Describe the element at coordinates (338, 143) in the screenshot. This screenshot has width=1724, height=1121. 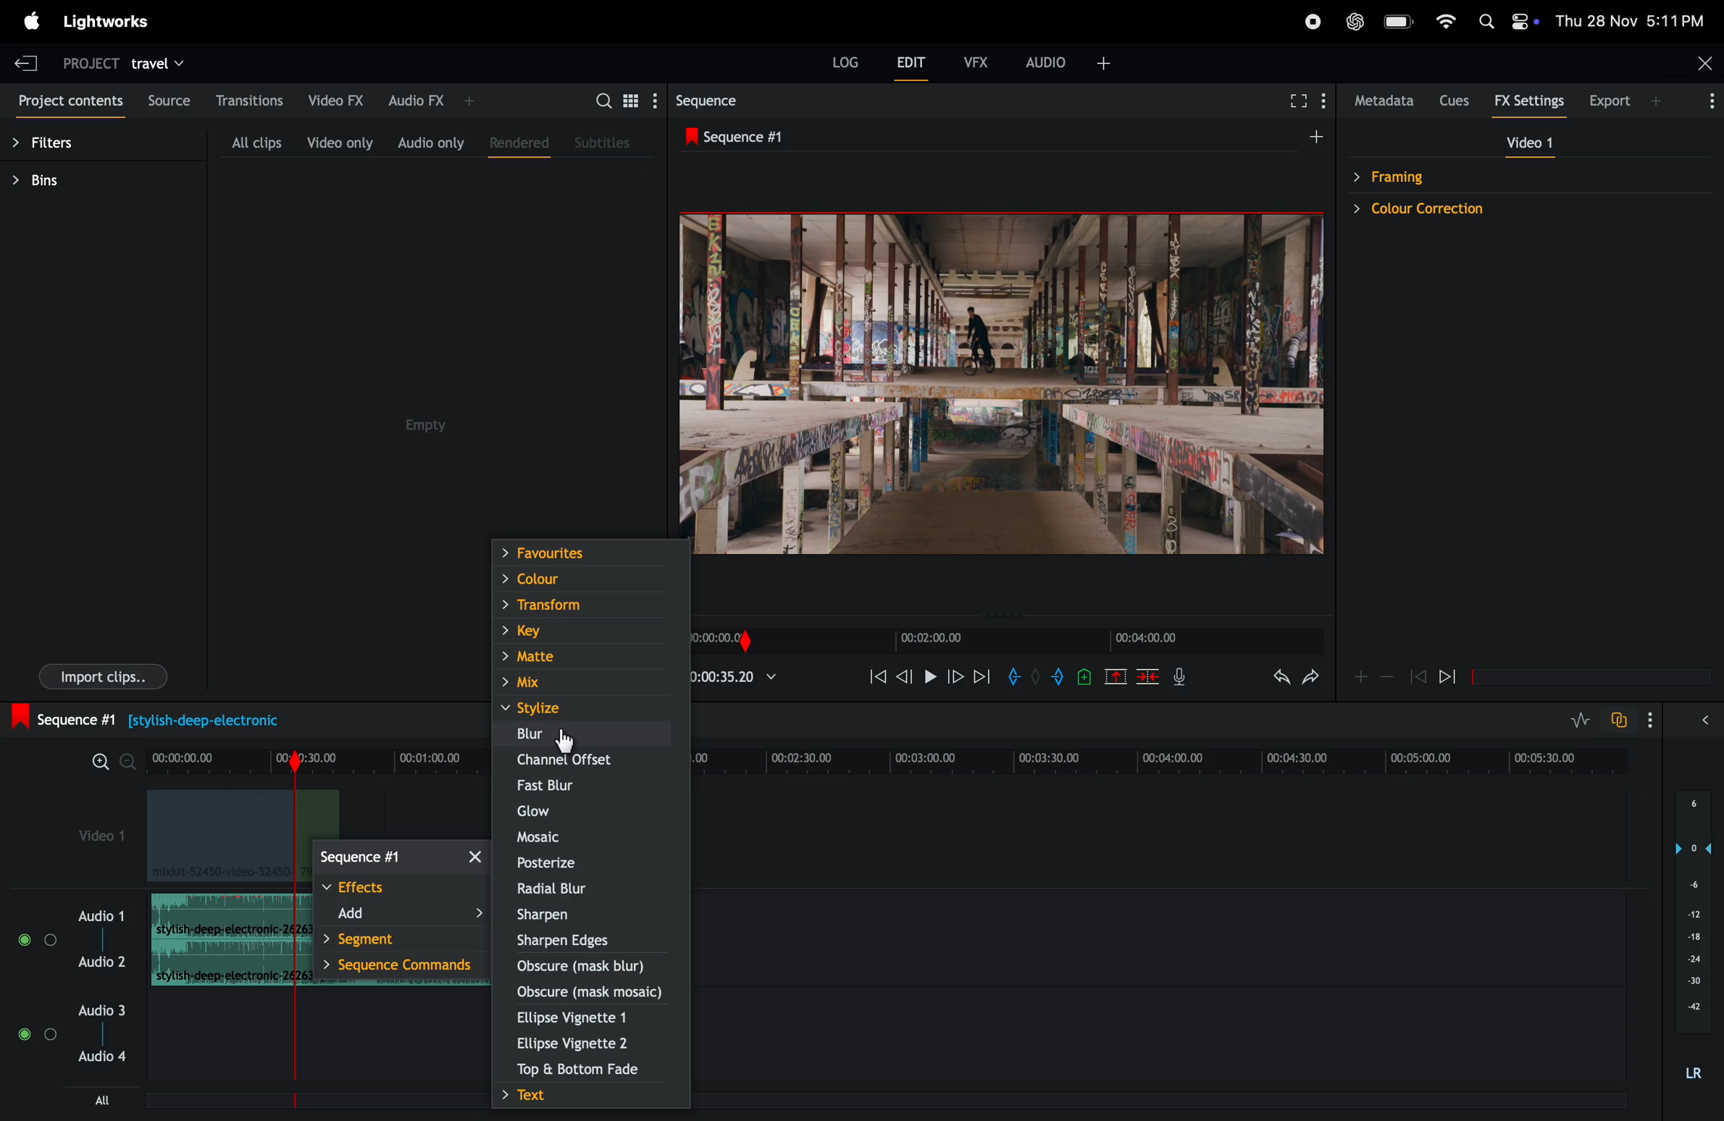
I see `video only` at that location.